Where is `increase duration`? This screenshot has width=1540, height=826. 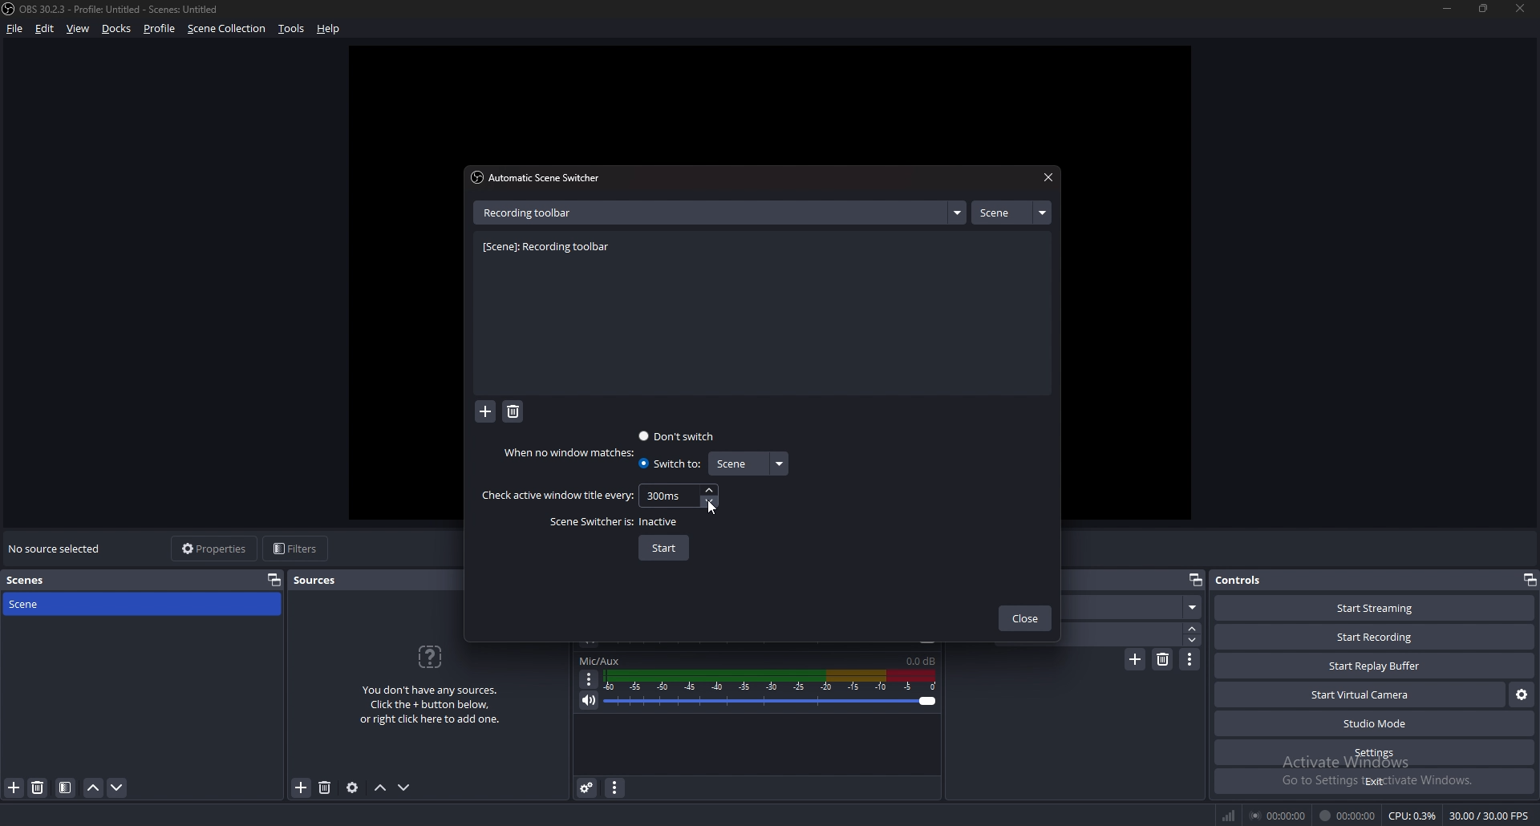 increase duration is located at coordinates (1193, 627).